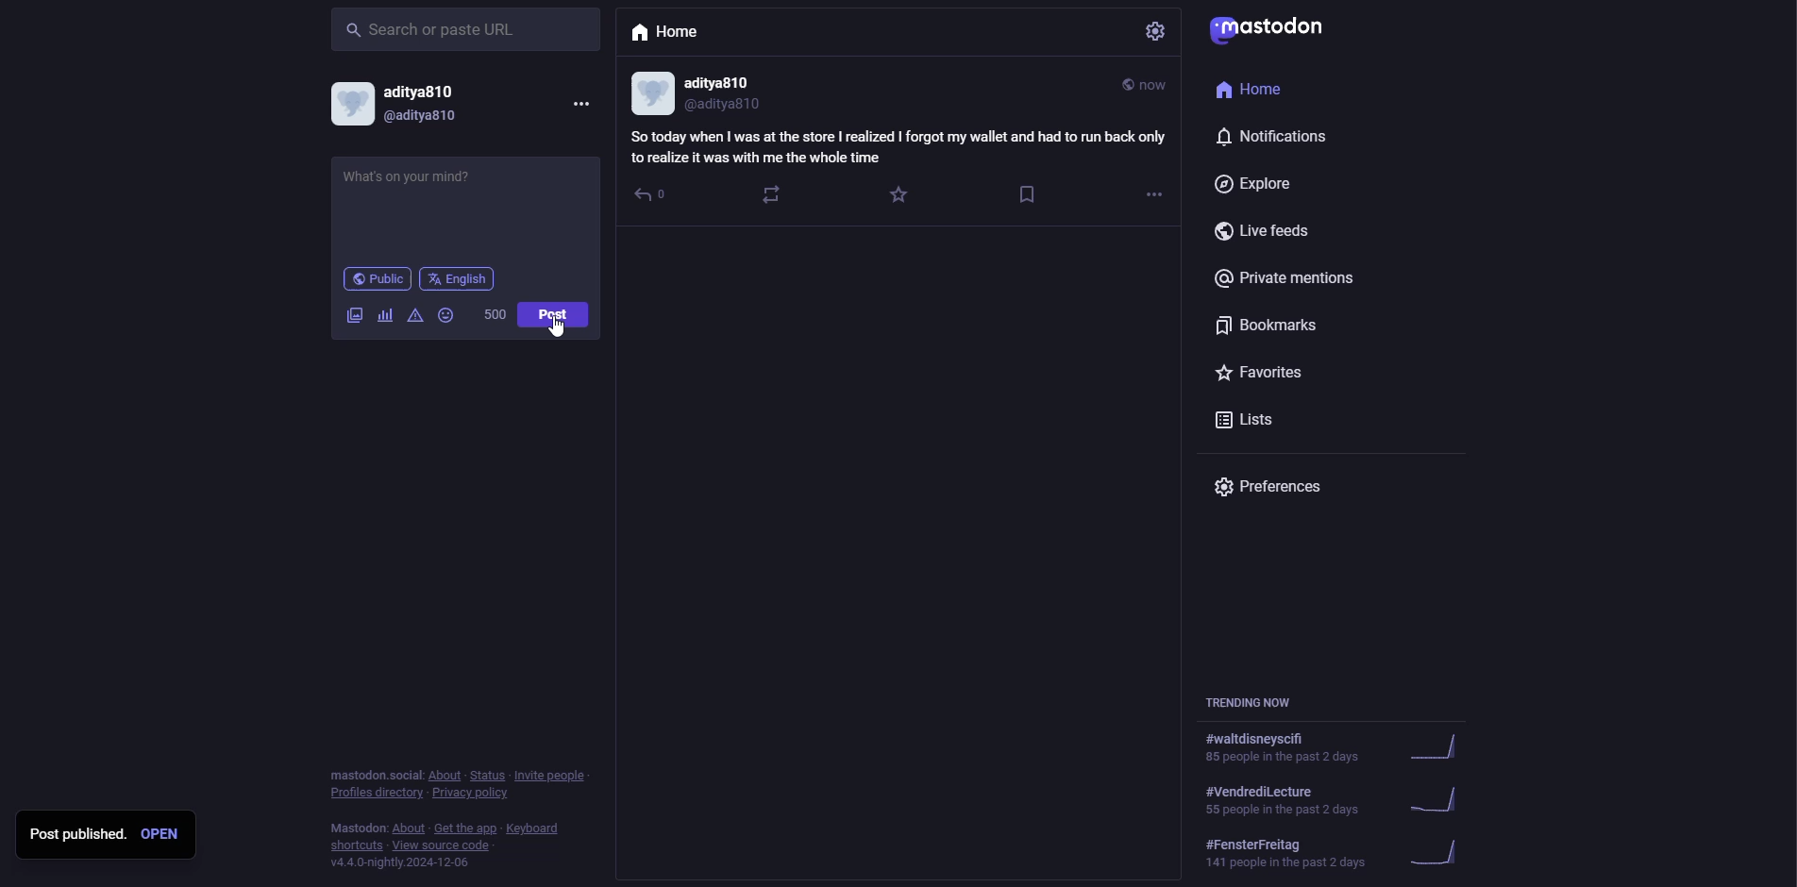 The height and width of the screenshot is (887, 1797). Describe the element at coordinates (417, 316) in the screenshot. I see `advanced` at that location.